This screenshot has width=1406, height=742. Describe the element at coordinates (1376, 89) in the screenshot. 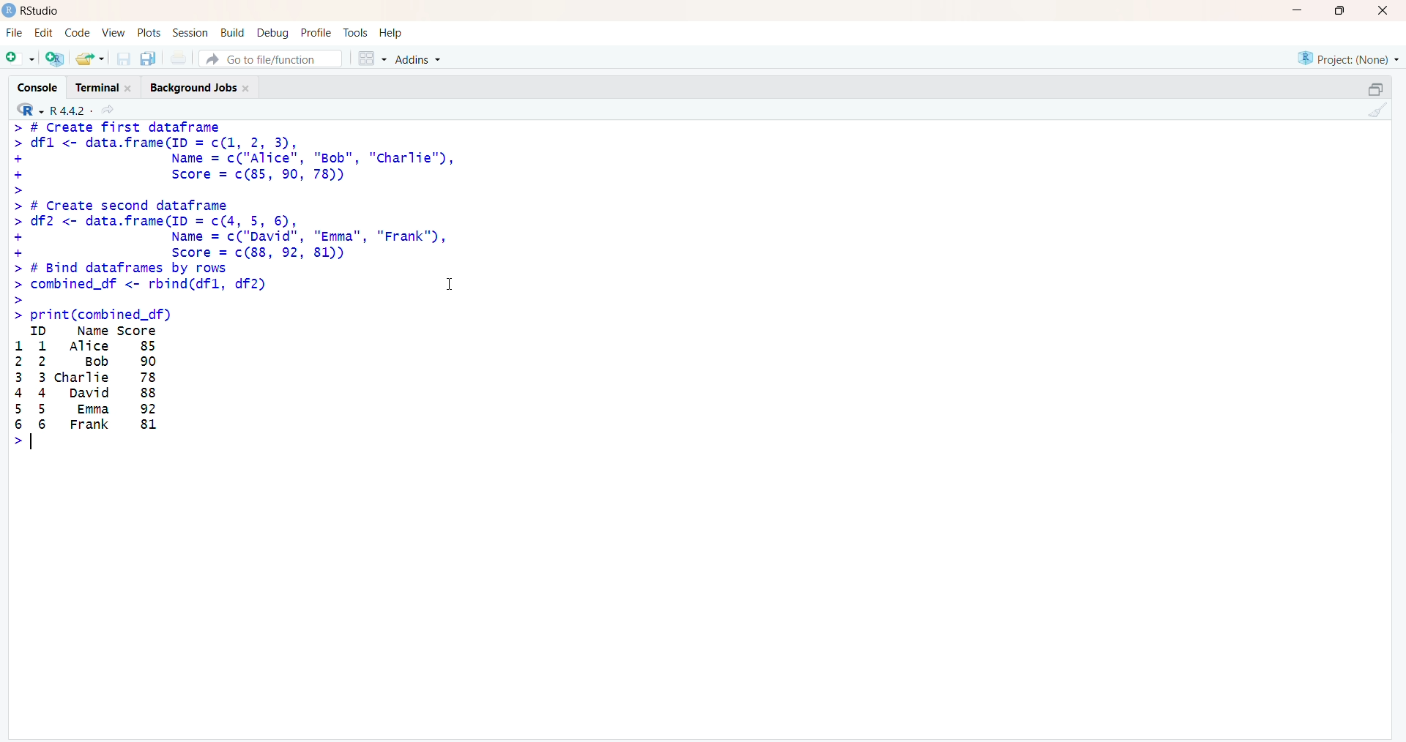

I see `minimize` at that location.